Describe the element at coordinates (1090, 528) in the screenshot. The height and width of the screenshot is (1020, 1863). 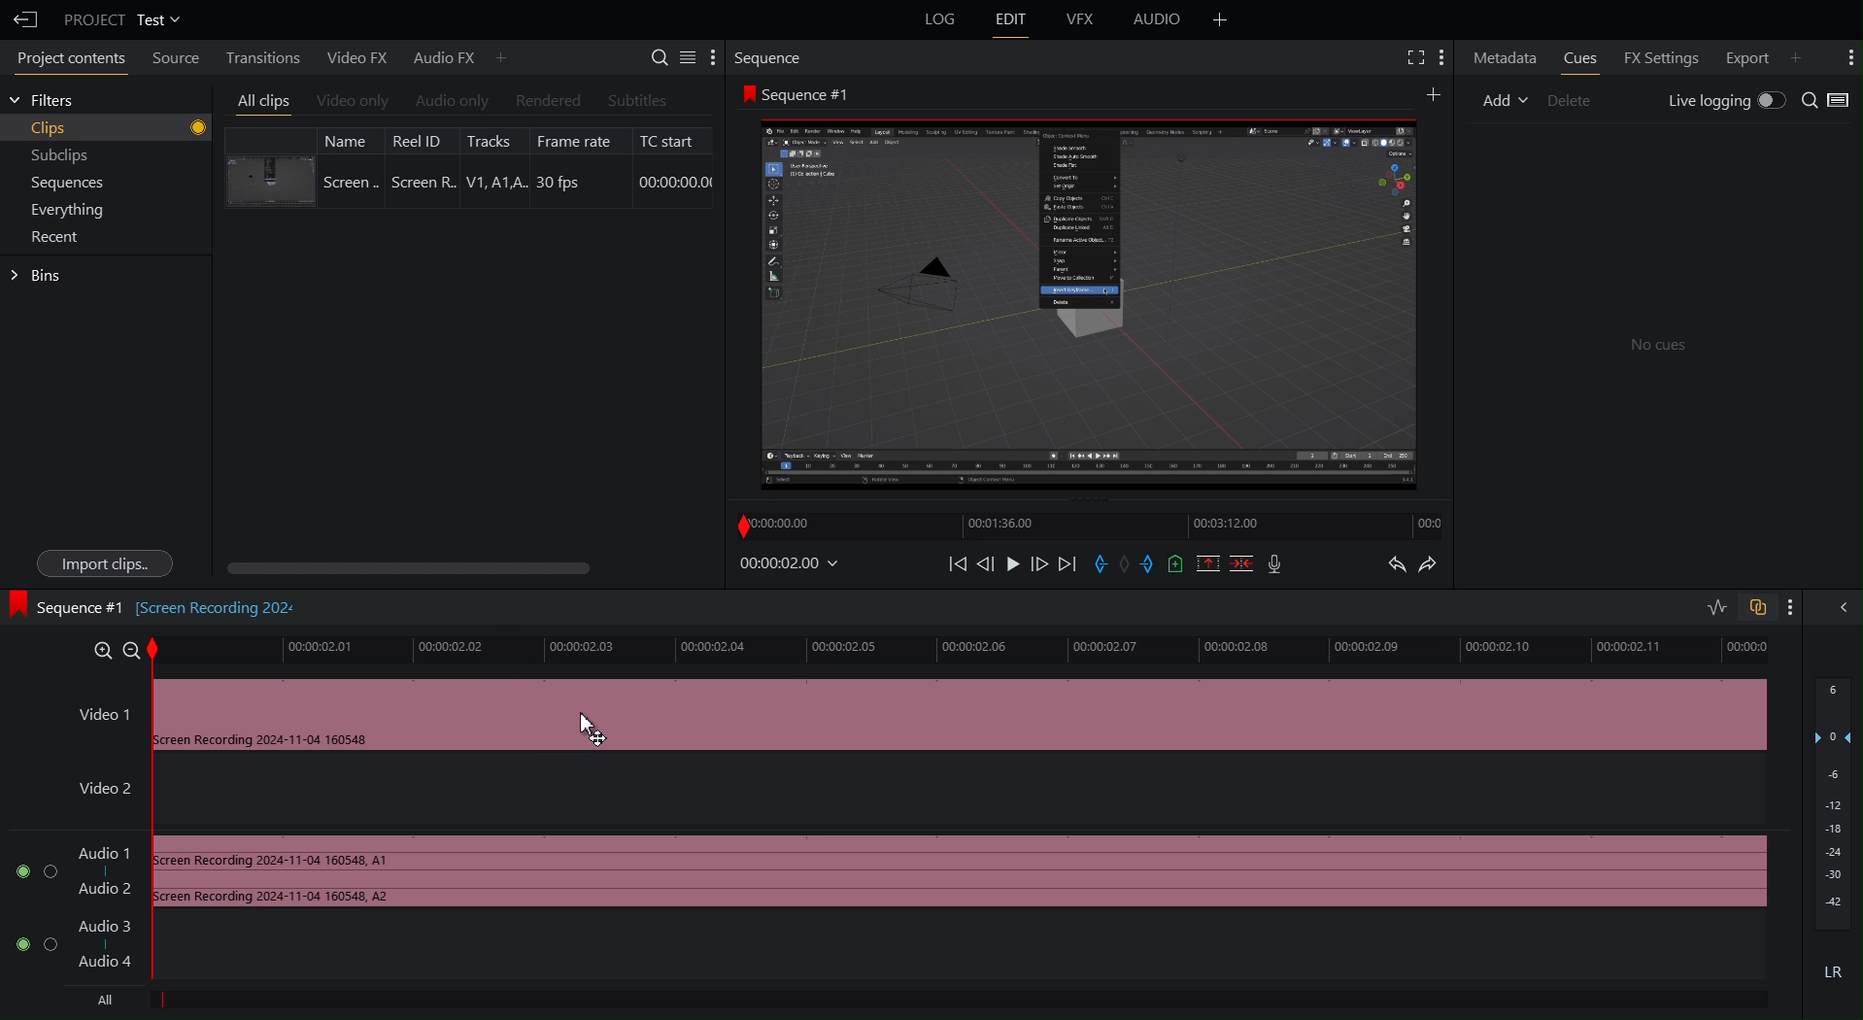
I see `Timeline` at that location.